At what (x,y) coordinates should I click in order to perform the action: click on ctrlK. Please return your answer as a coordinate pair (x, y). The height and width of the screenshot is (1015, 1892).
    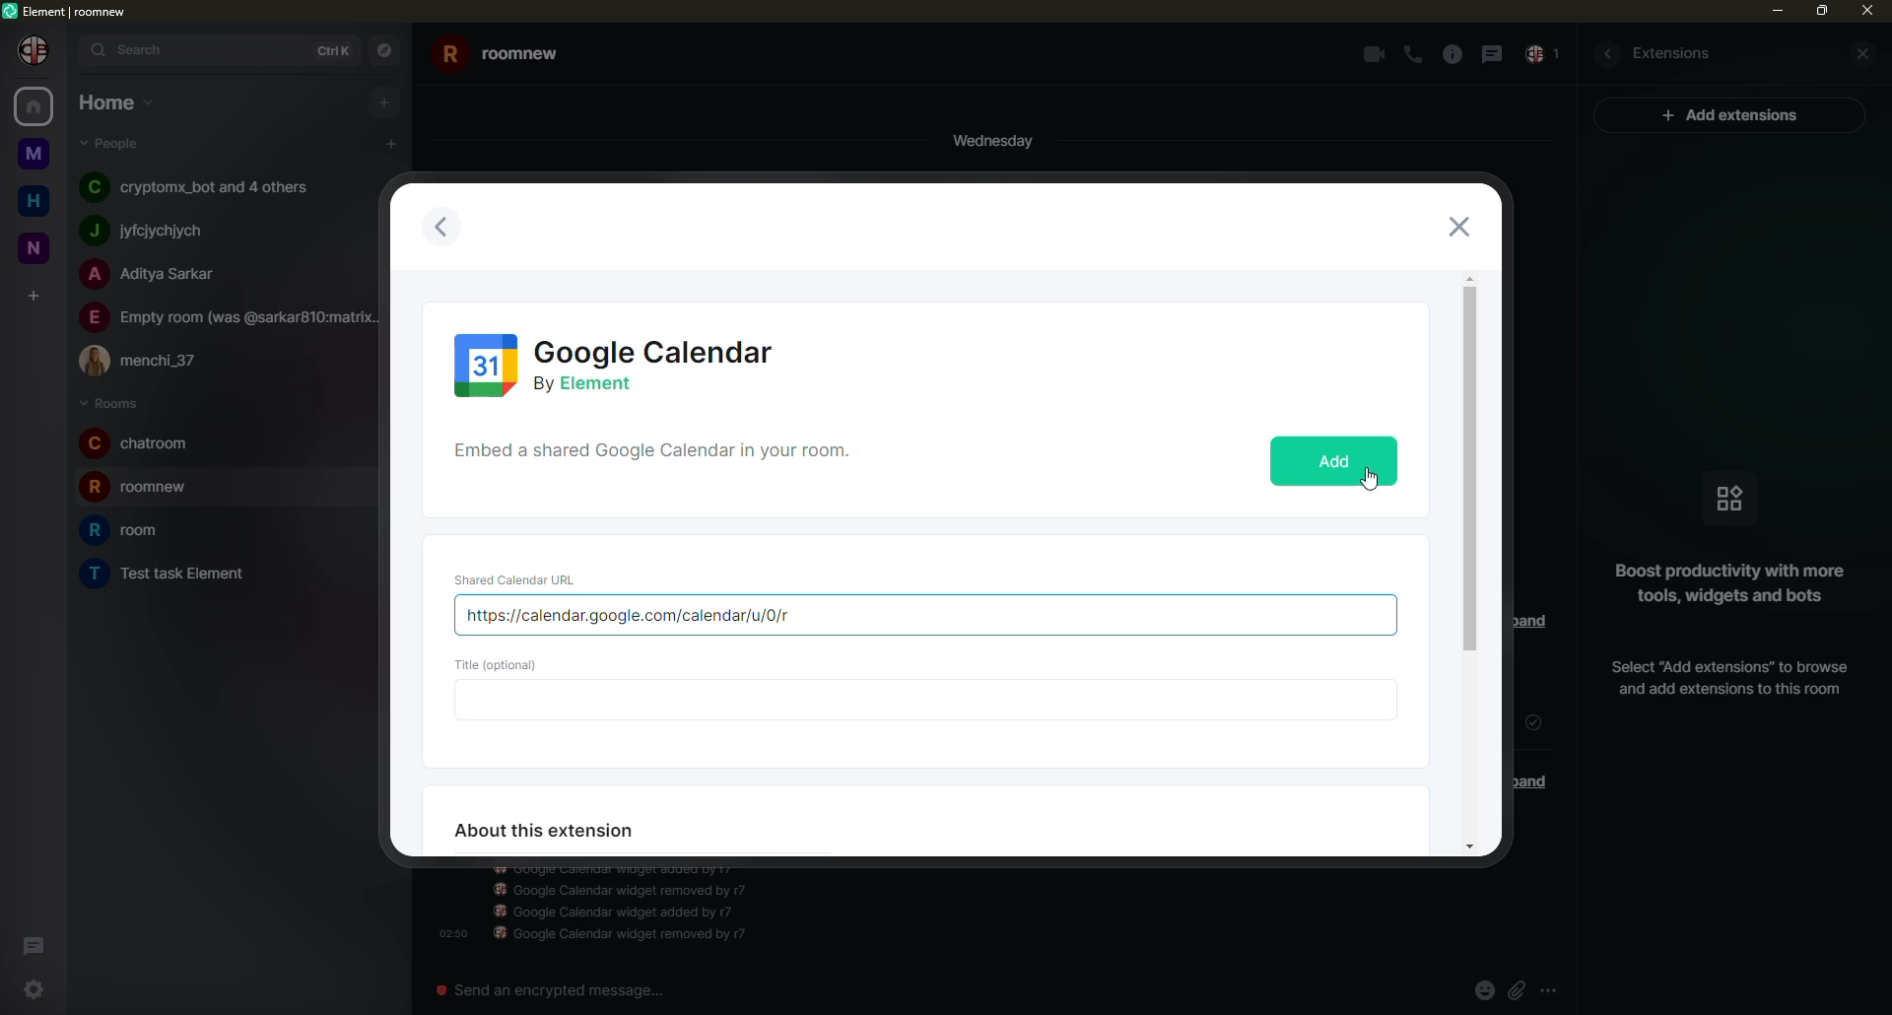
    Looking at the image, I should click on (334, 49).